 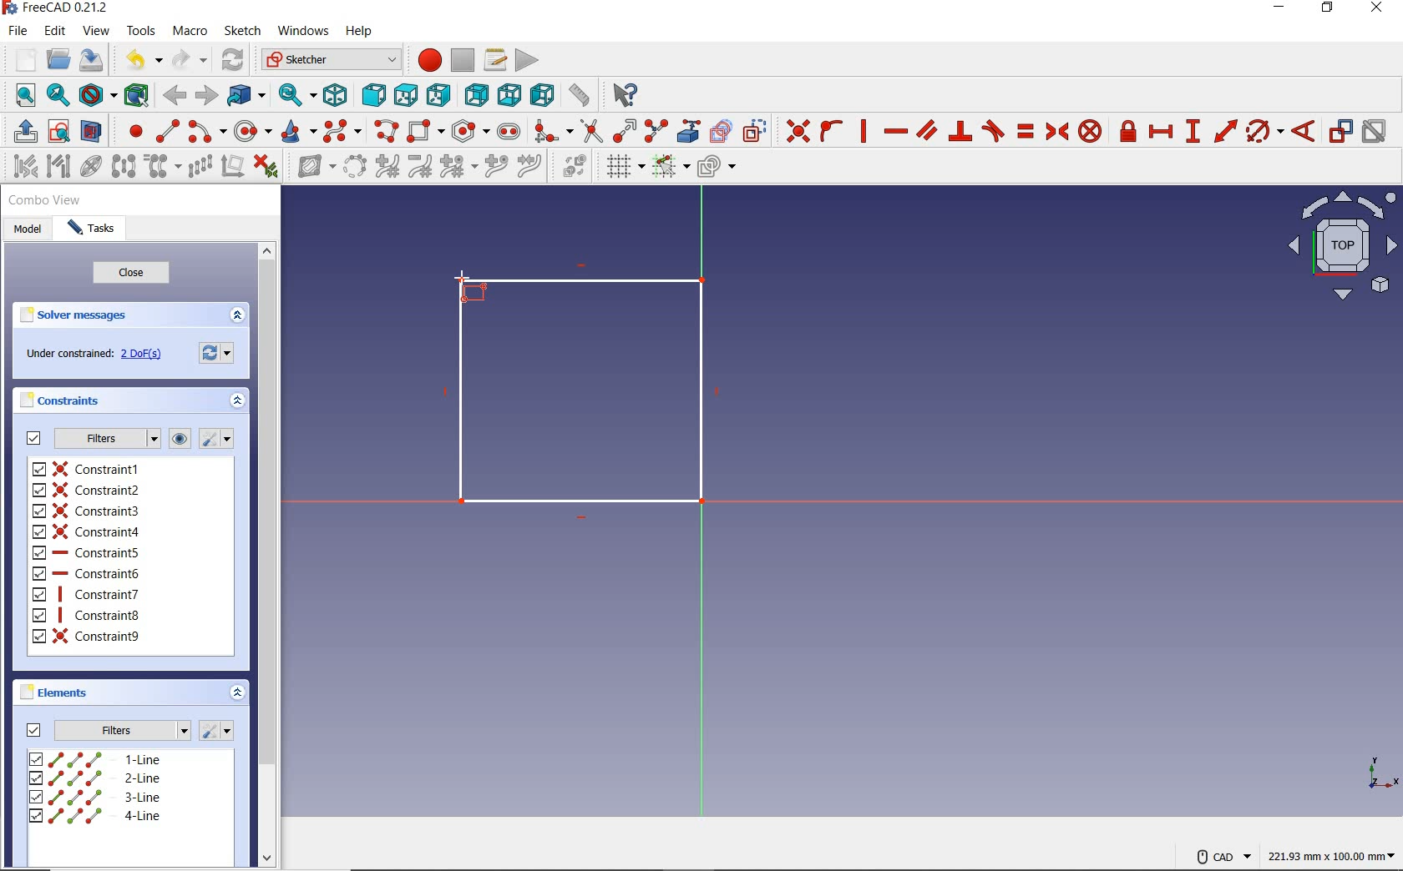 I want to click on toggle snap, so click(x=670, y=168).